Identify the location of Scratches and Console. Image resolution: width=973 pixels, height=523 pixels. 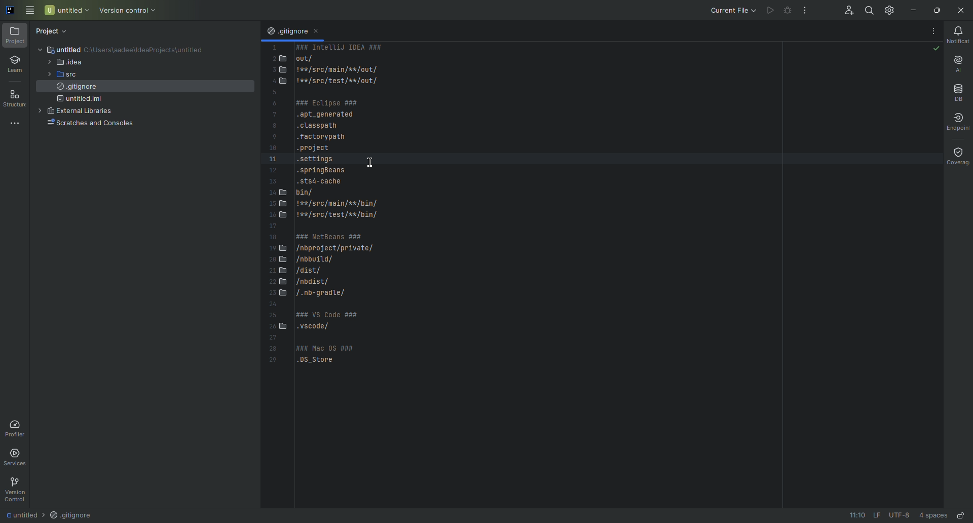
(89, 125).